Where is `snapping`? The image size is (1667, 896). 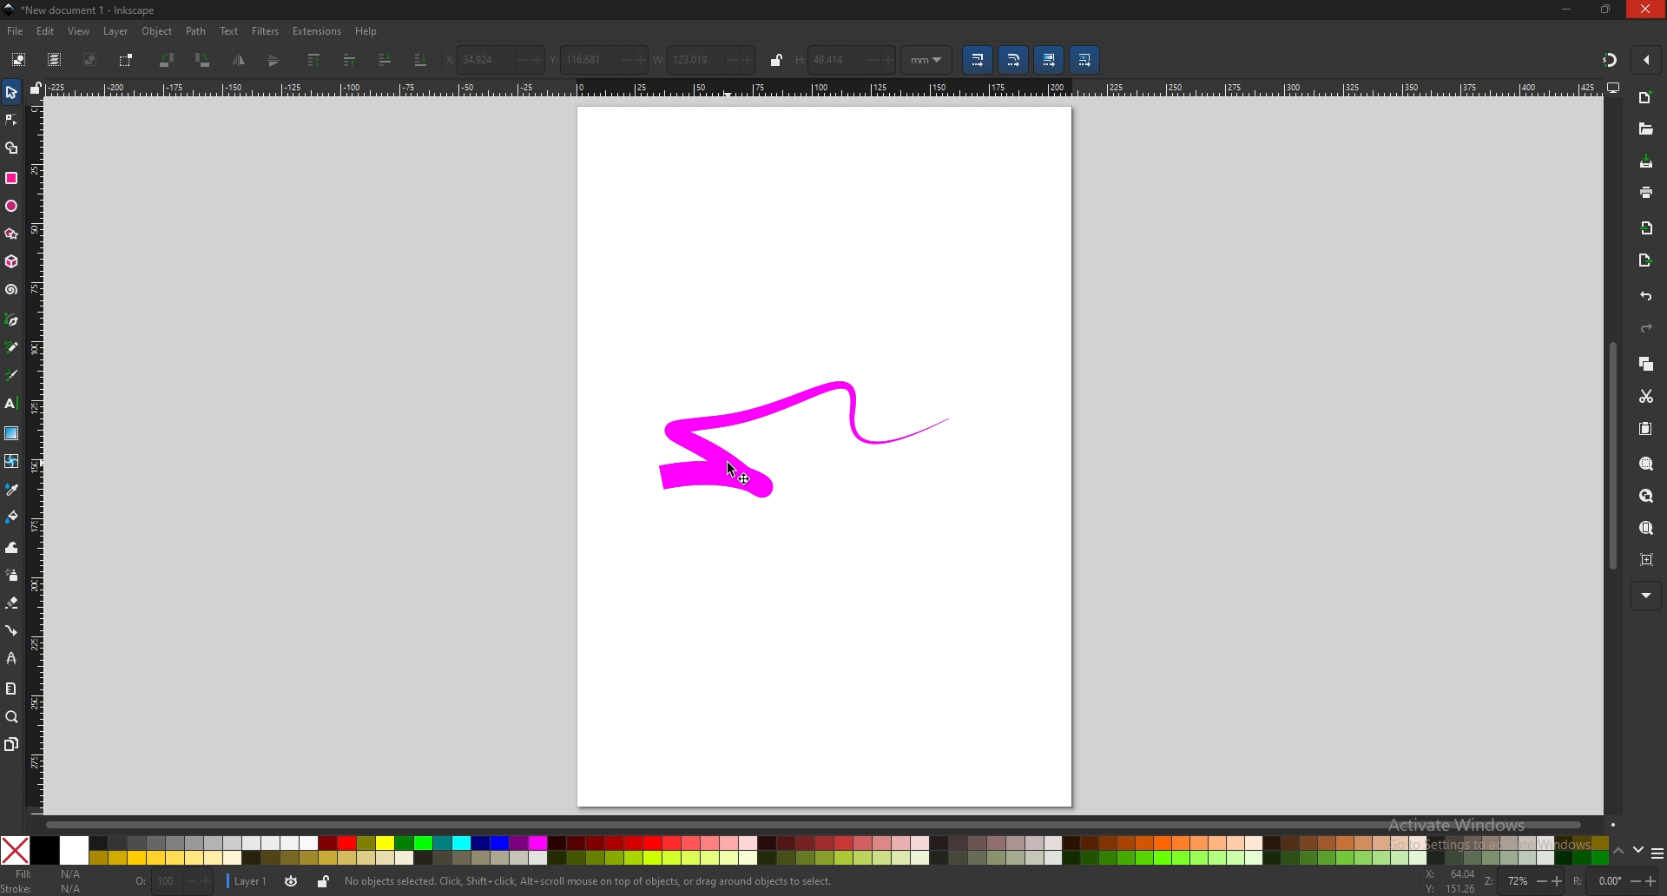 snapping is located at coordinates (1611, 60).